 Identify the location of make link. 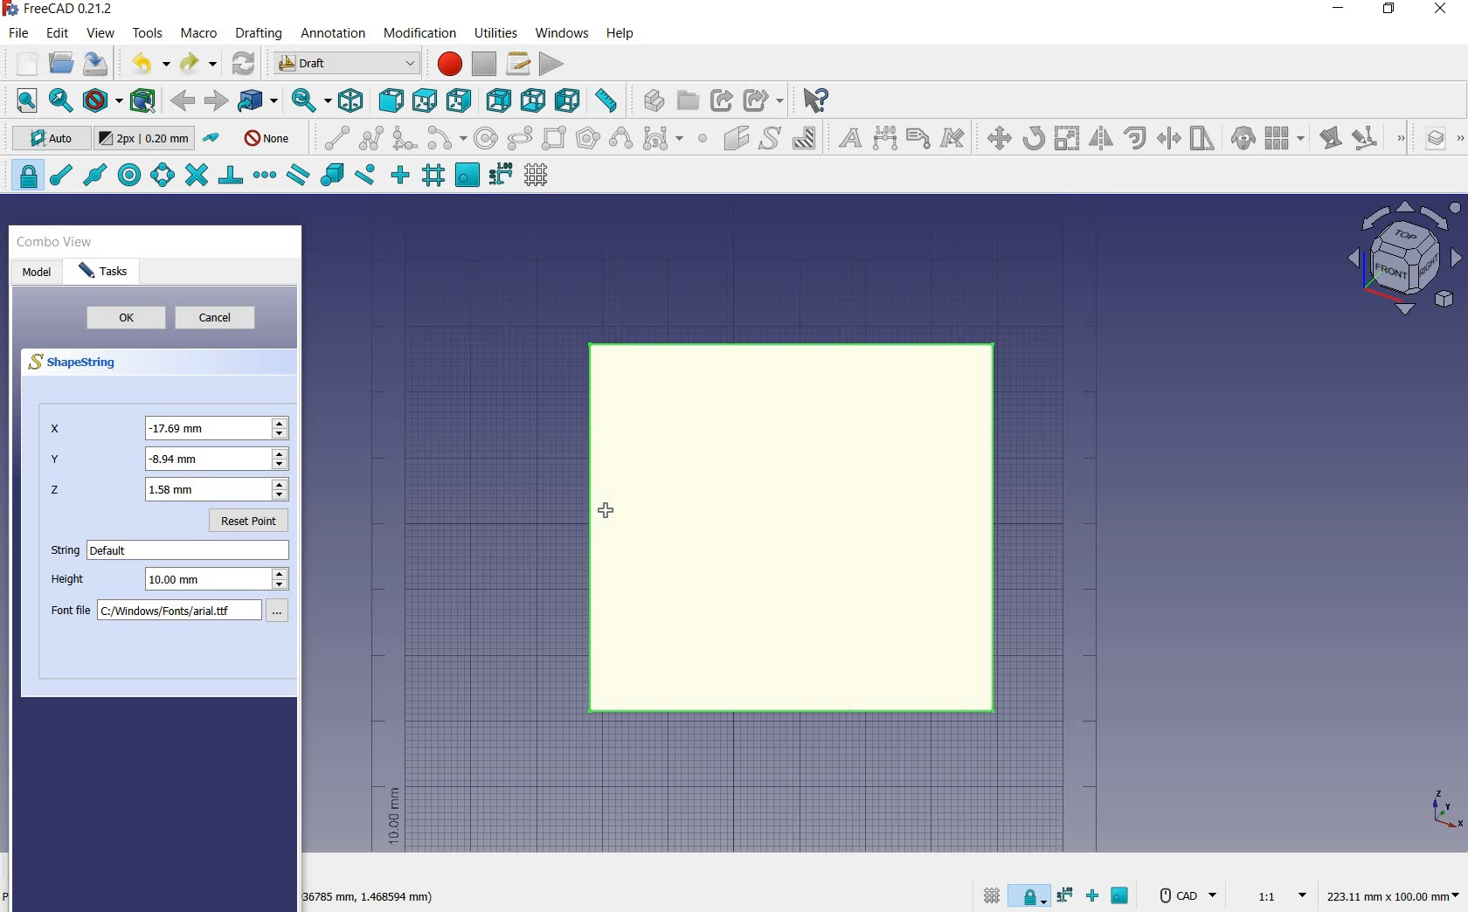
(722, 99).